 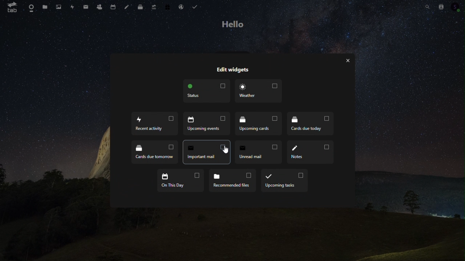 What do you see at coordinates (180, 7) in the screenshot?
I see `Email hosting` at bounding box center [180, 7].